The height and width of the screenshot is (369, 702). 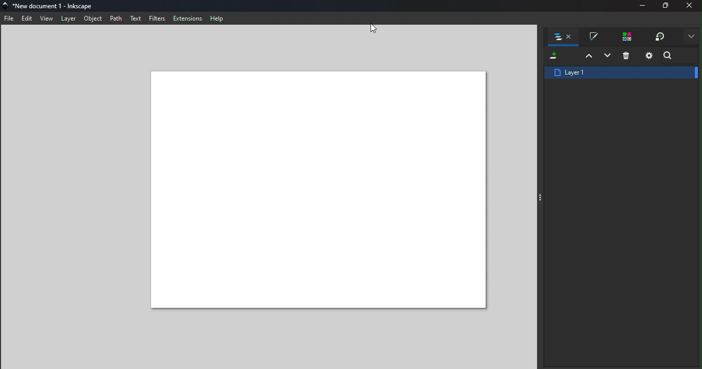 What do you see at coordinates (188, 17) in the screenshot?
I see `Extensions` at bounding box center [188, 17].